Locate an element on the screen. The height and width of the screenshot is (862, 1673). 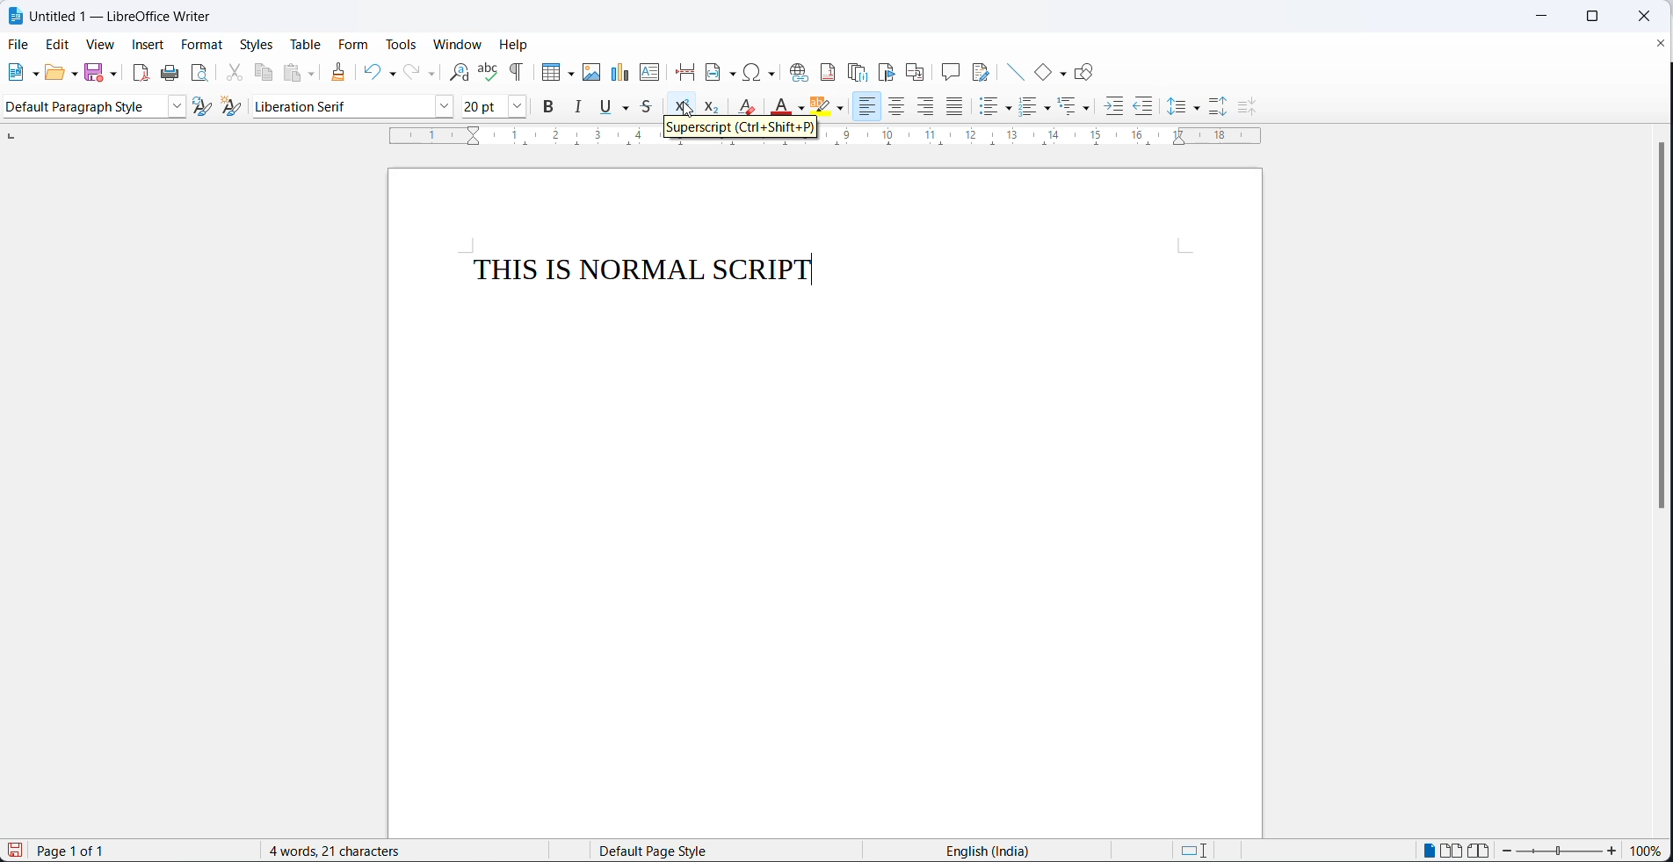
toggle ordered list options is located at coordinates (1048, 108).